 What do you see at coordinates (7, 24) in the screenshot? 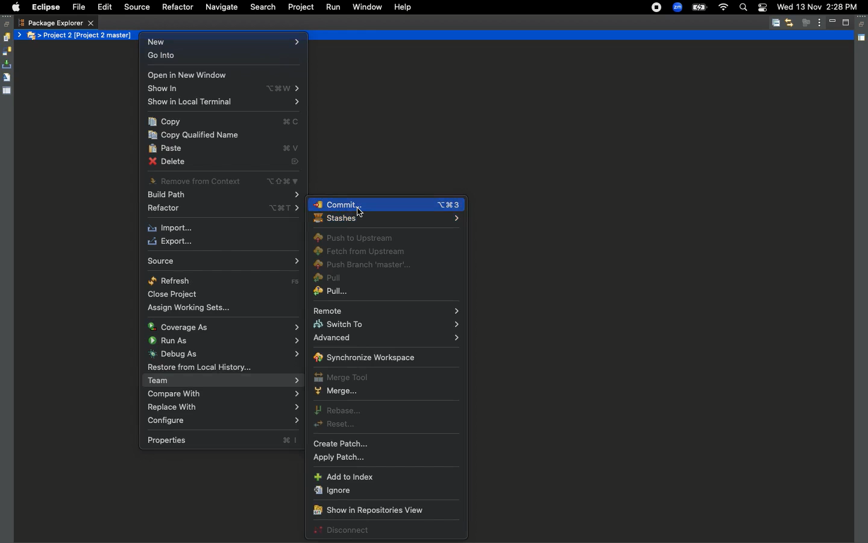
I see `Restore` at bounding box center [7, 24].